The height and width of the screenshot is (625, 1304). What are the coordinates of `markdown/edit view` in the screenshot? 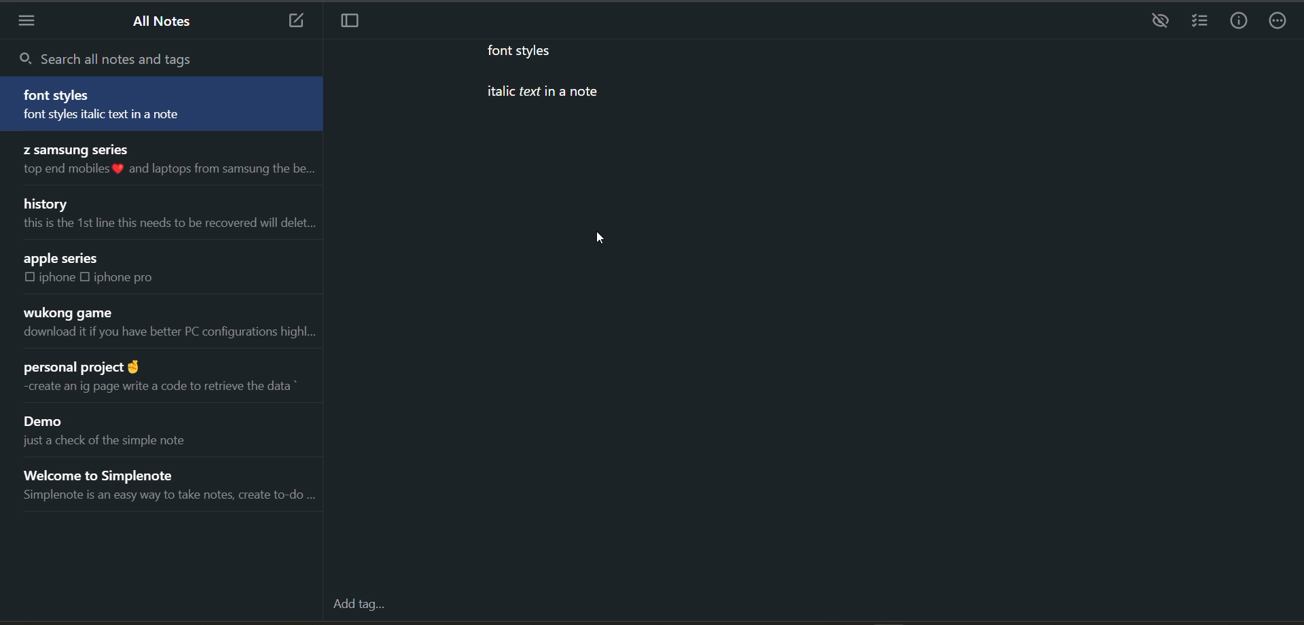 It's located at (1158, 21).